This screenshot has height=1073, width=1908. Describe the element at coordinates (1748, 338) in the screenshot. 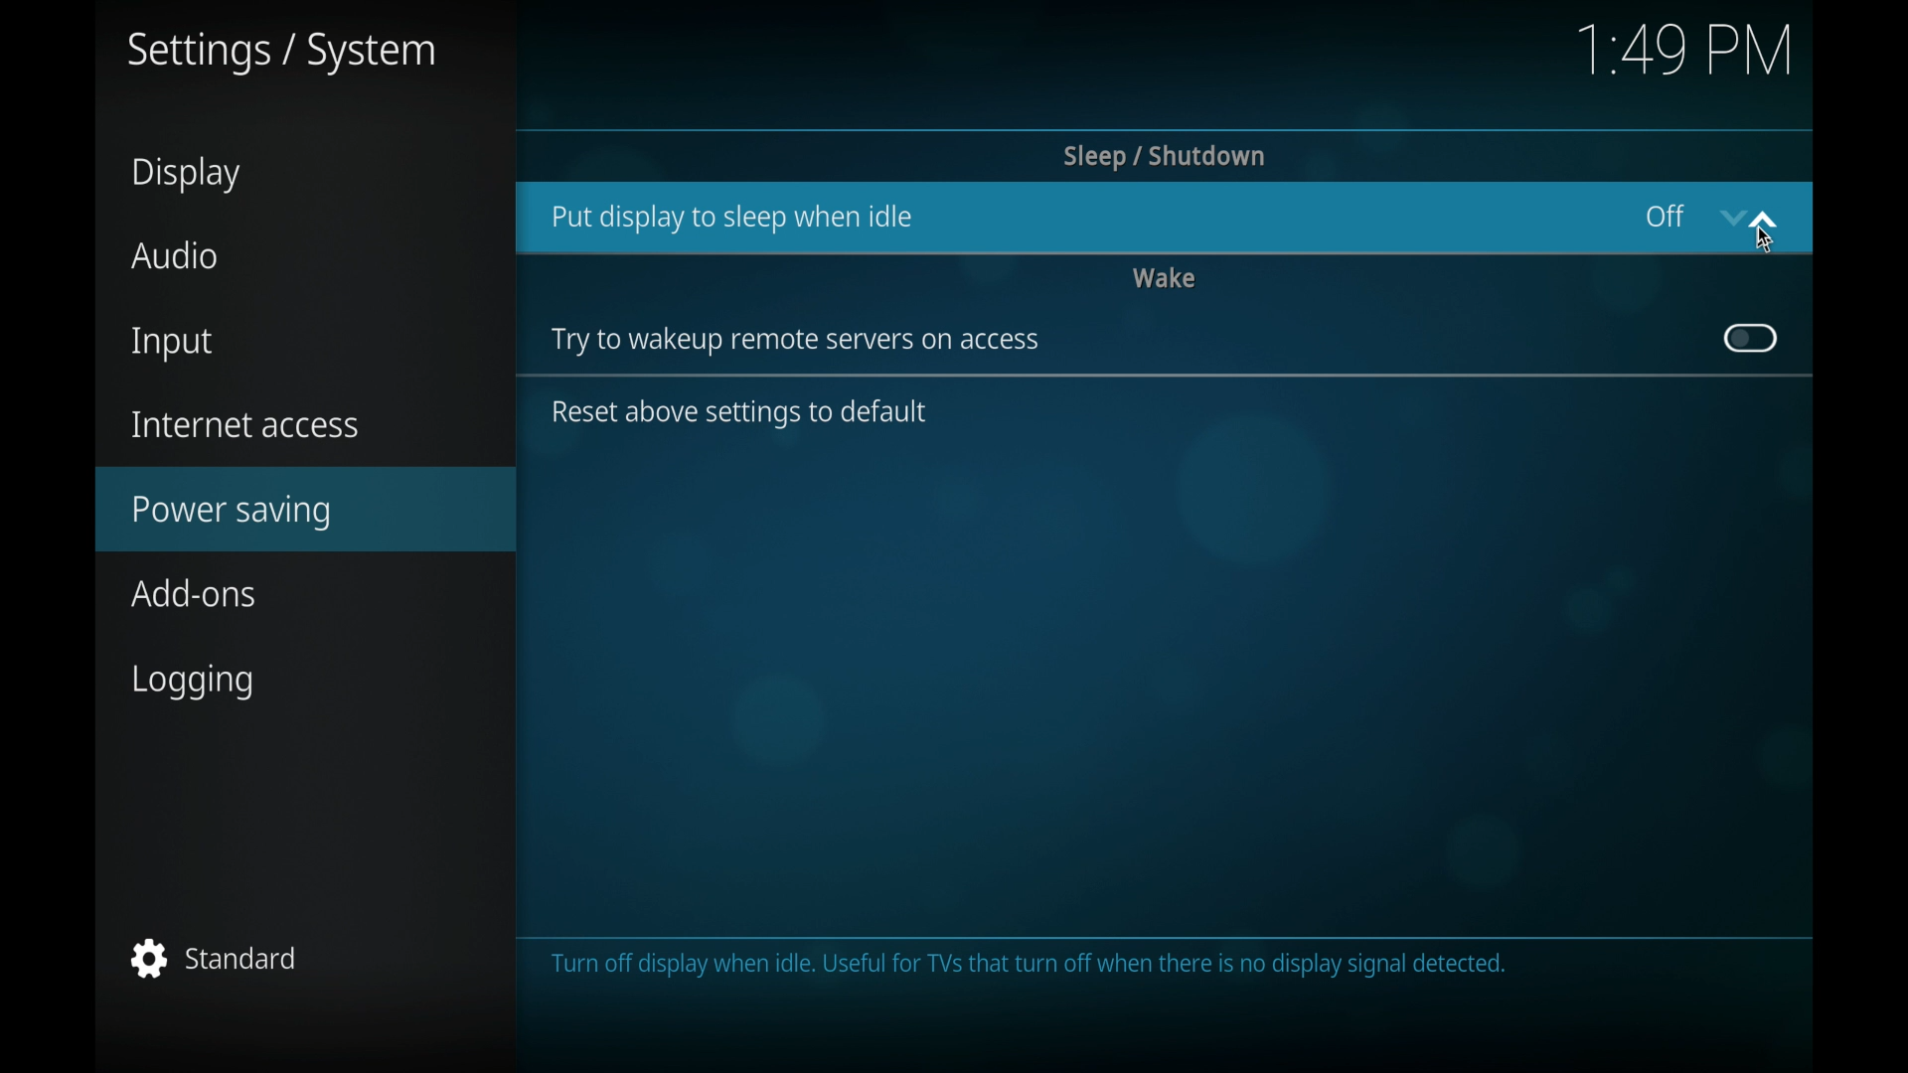

I see `toggle button` at that location.